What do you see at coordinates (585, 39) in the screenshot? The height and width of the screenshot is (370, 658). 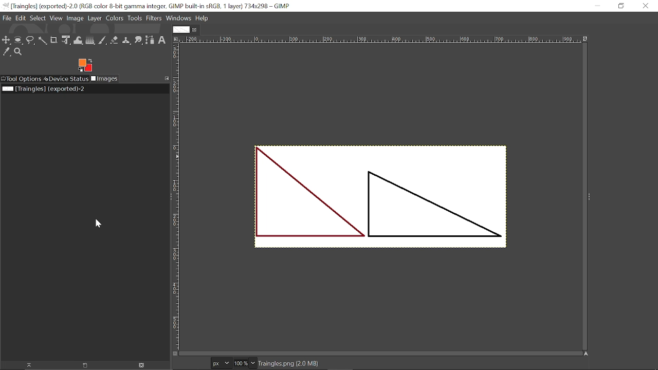 I see `Zoom image when window size changes` at bounding box center [585, 39].